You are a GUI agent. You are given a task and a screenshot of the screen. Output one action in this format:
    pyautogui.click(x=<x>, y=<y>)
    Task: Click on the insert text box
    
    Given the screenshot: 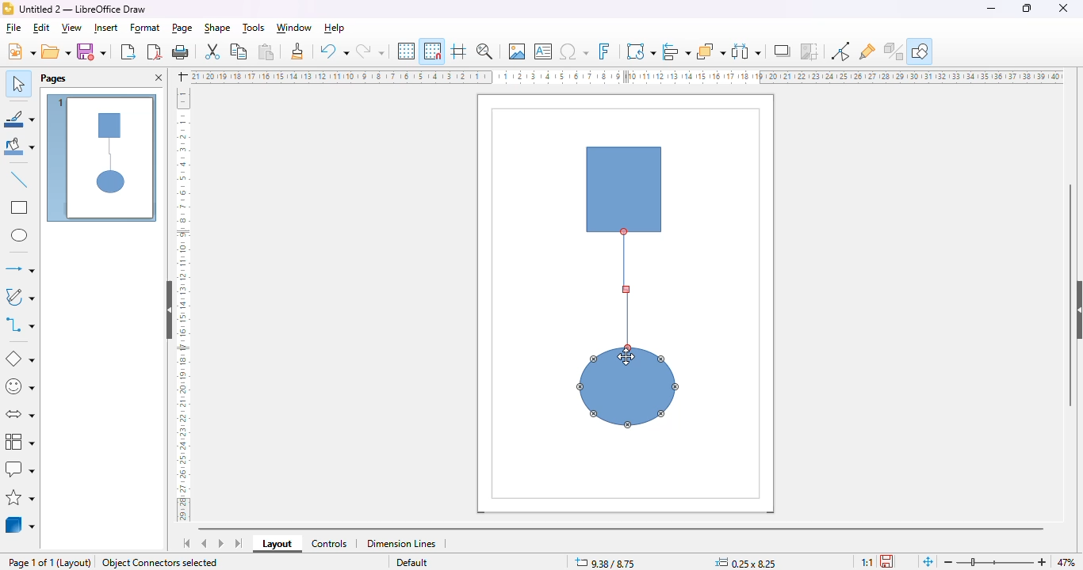 What is the action you would take?
    pyautogui.click(x=543, y=51)
    